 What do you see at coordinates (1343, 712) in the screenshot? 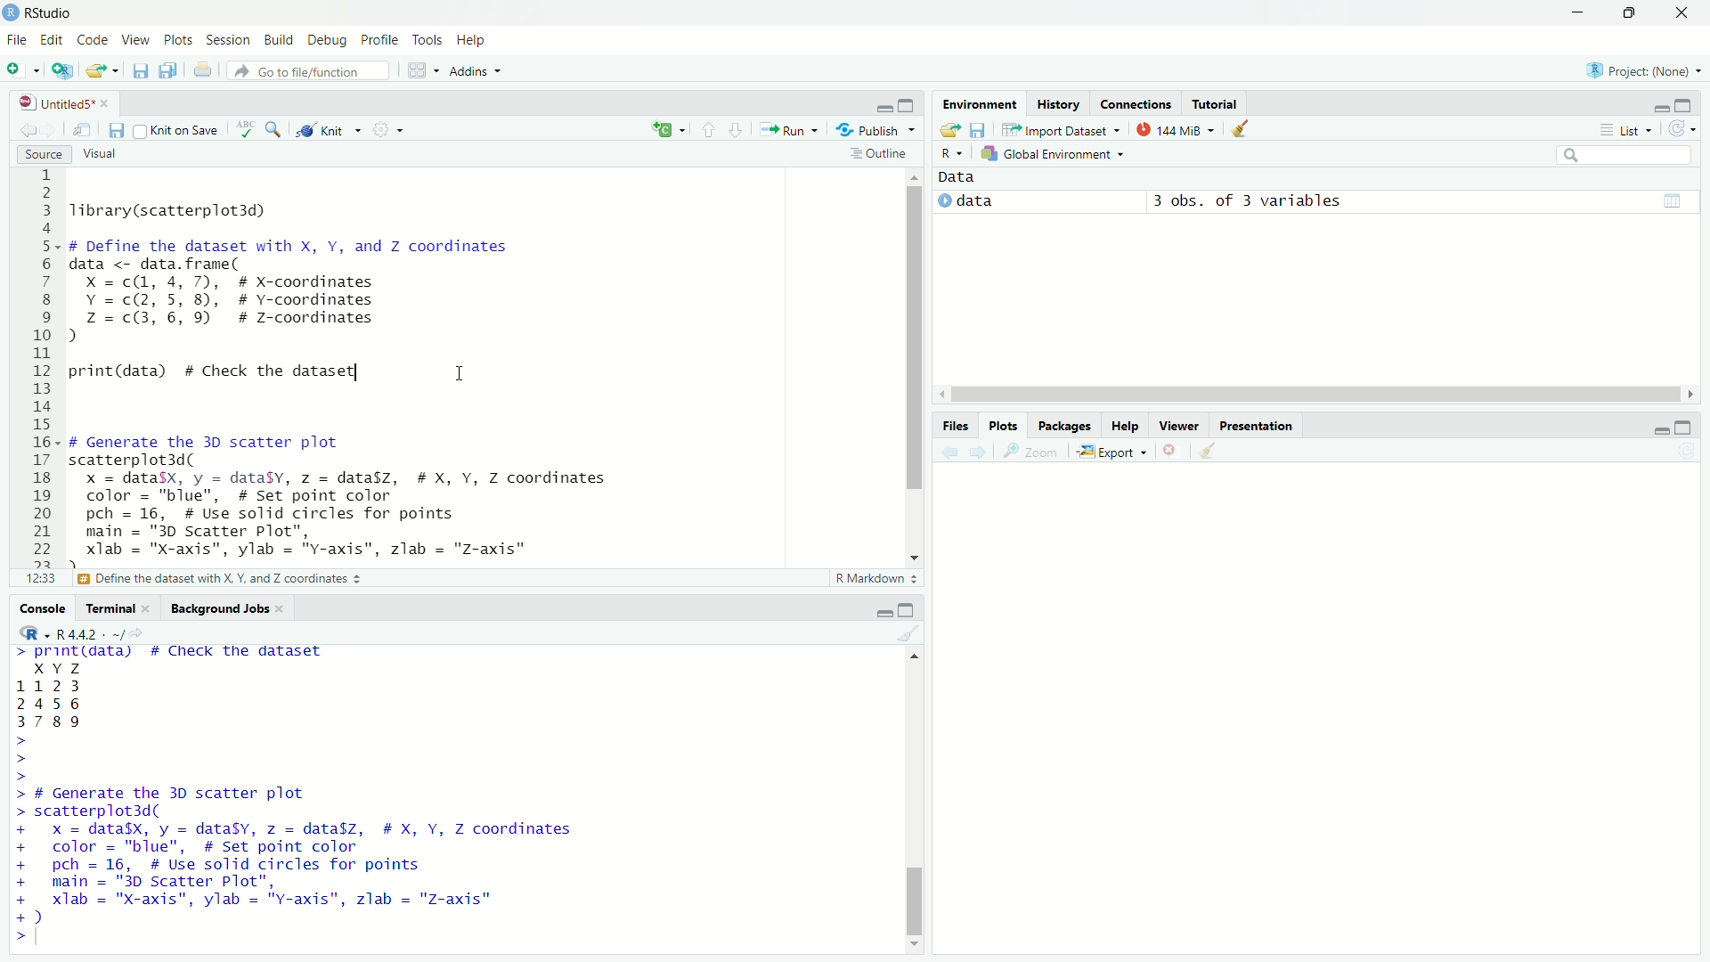
I see `empty plot area` at bounding box center [1343, 712].